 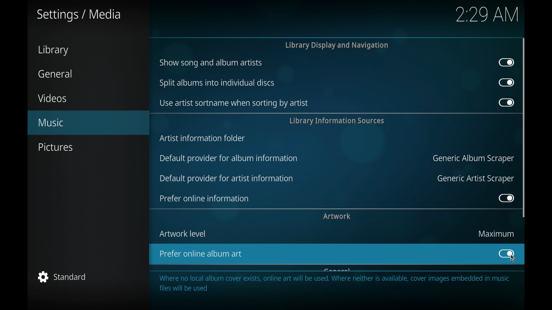 What do you see at coordinates (336, 284) in the screenshot?
I see `Where no local album cover exists, online art will be used. Where neither is available, cover images embedded in music
files will be used` at bounding box center [336, 284].